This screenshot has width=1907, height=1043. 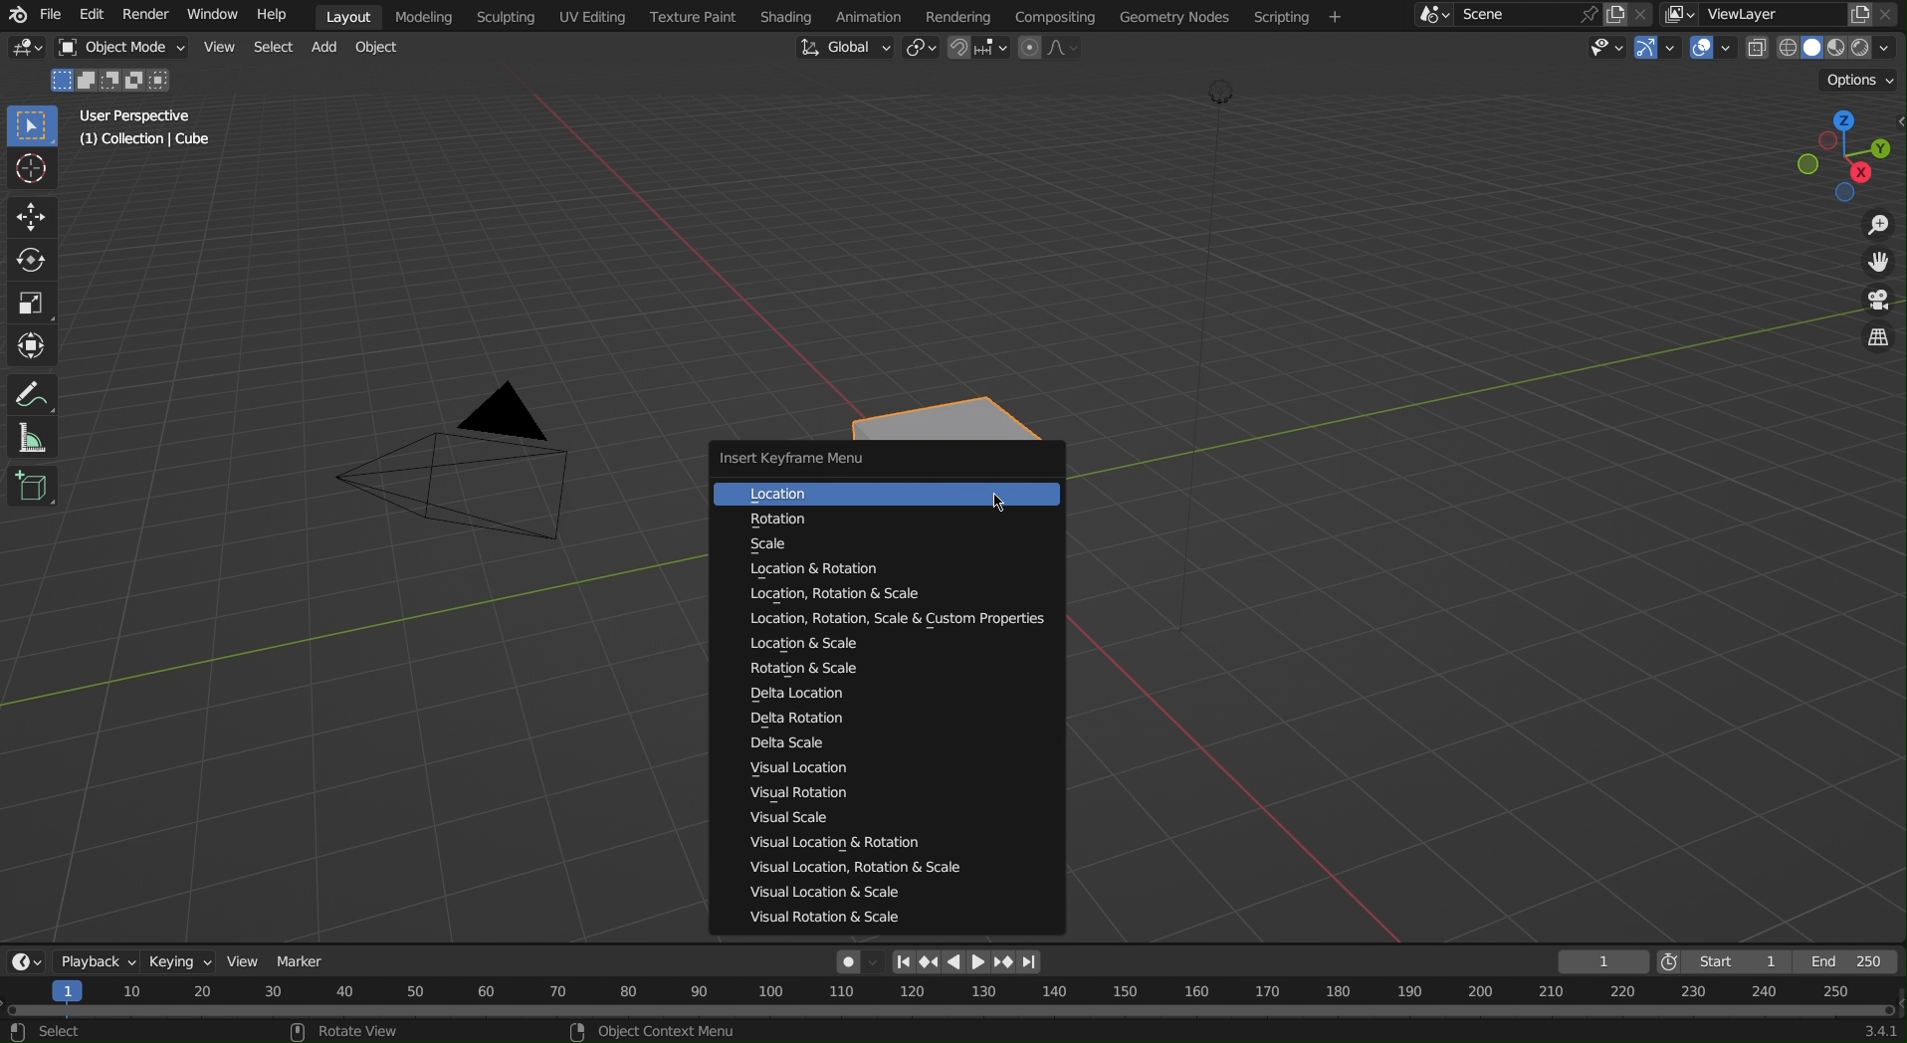 I want to click on File, so click(x=51, y=18).